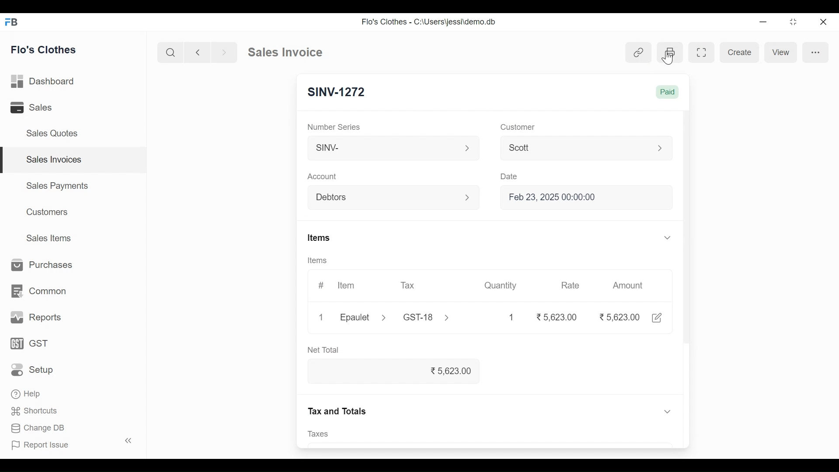 This screenshot has width=839, height=472. Describe the element at coordinates (468, 148) in the screenshot. I see `Expand` at that location.